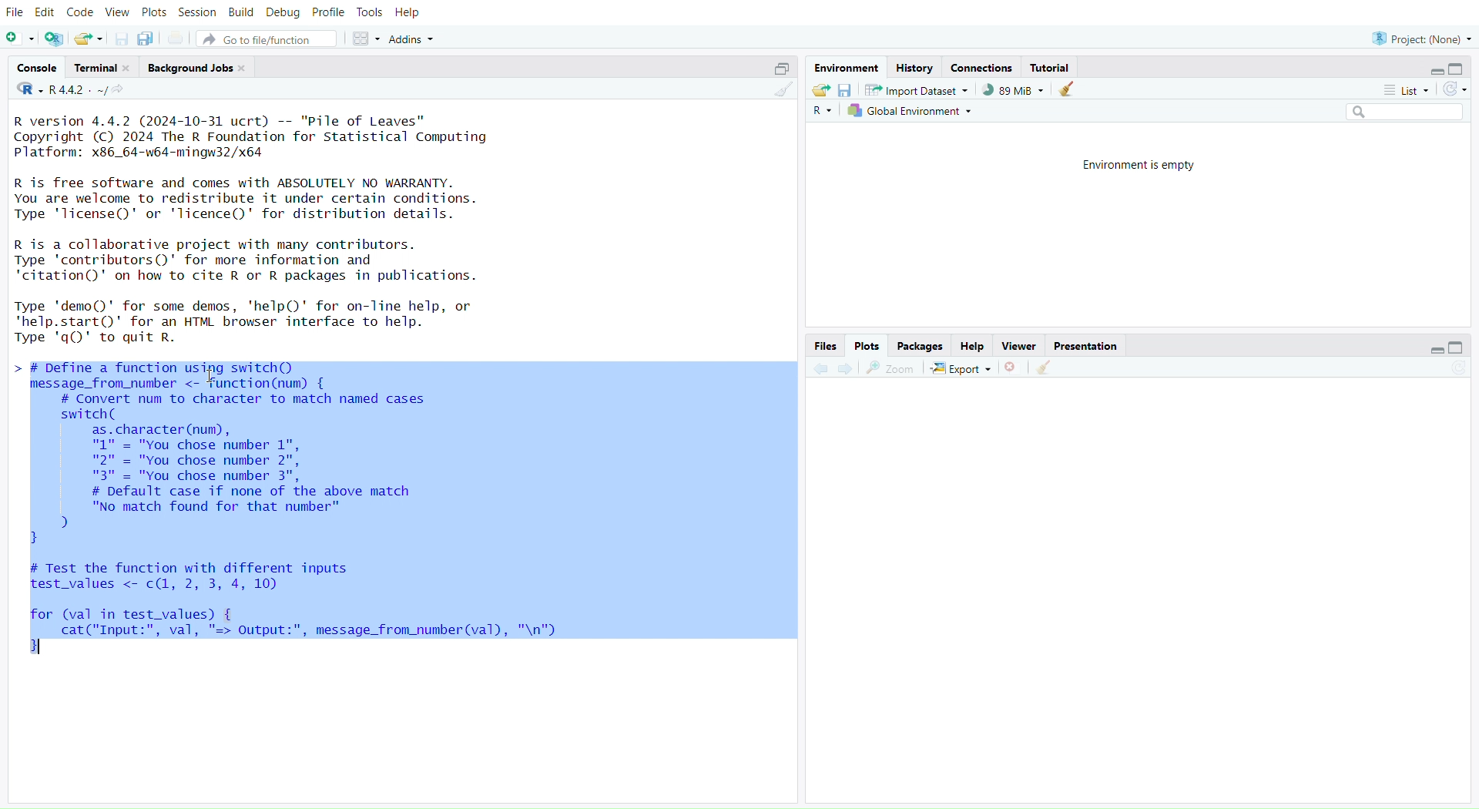 Image resolution: width=1479 pixels, height=809 pixels. I want to click on Search filter, so click(1406, 112).